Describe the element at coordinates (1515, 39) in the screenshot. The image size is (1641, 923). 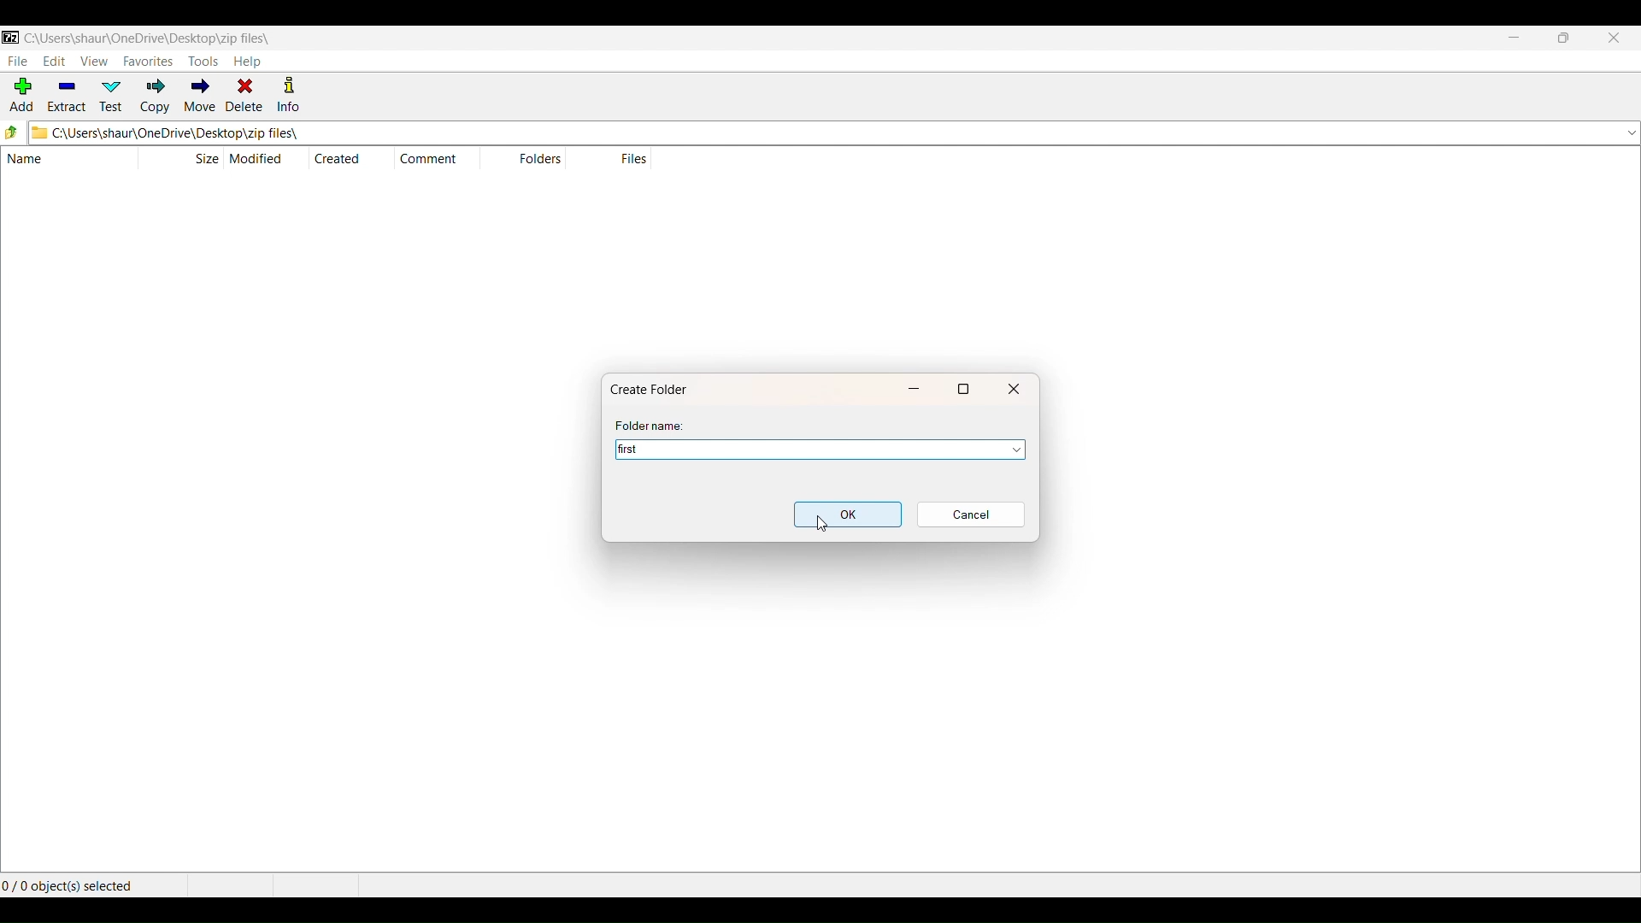
I see `MINIMIZE` at that location.